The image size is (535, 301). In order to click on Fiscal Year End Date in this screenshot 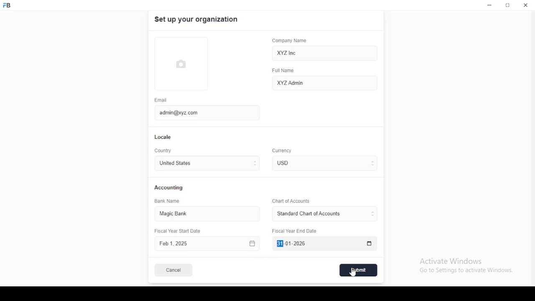, I will do `click(295, 231)`.